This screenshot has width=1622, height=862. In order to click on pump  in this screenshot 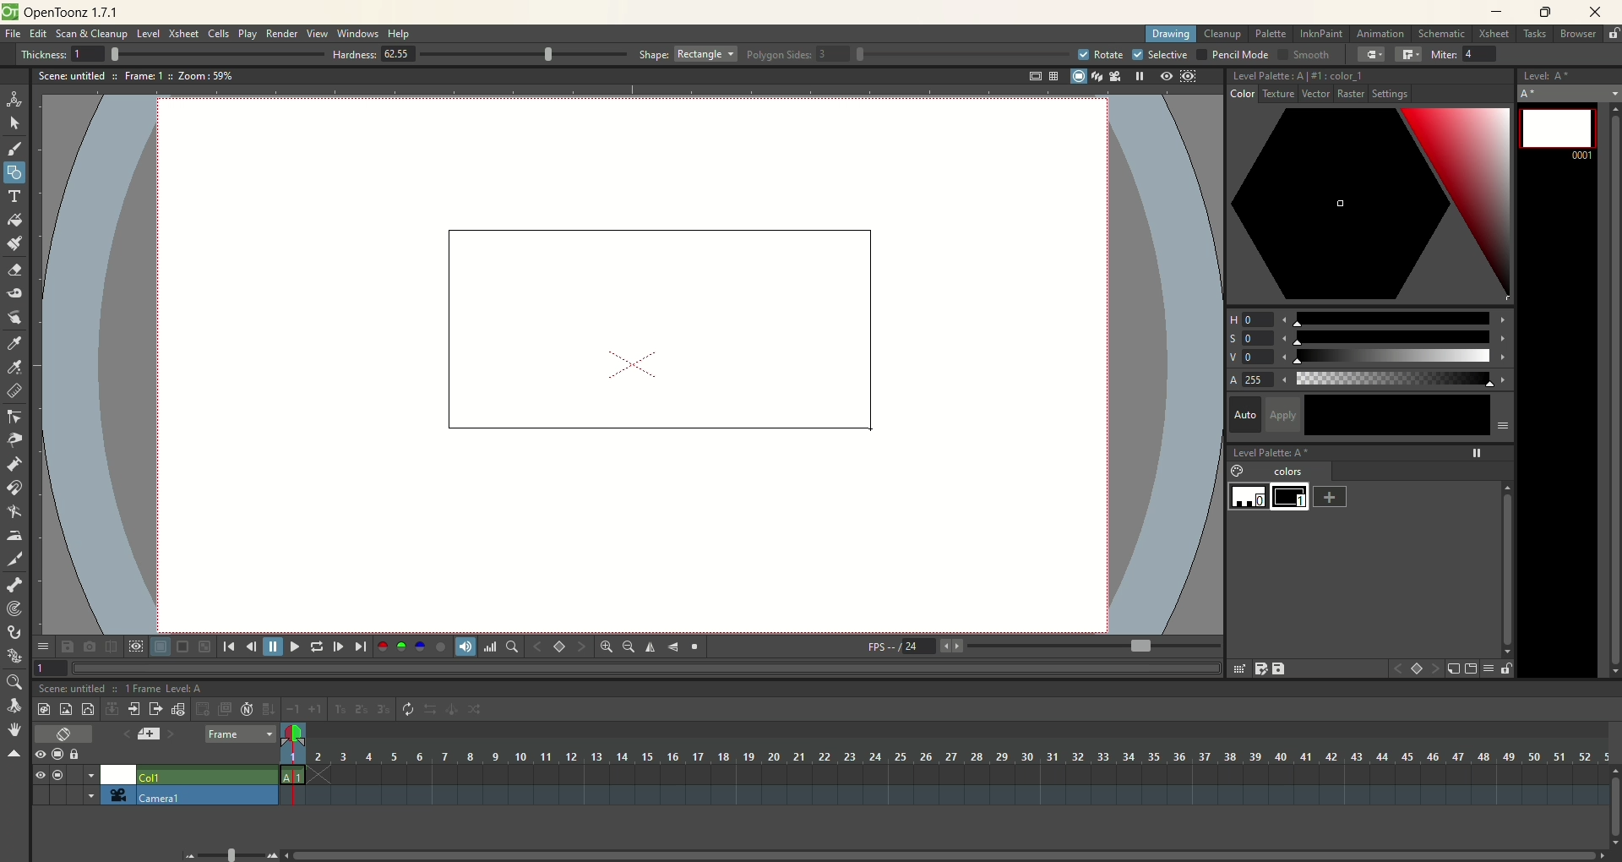, I will do `click(14, 463)`.